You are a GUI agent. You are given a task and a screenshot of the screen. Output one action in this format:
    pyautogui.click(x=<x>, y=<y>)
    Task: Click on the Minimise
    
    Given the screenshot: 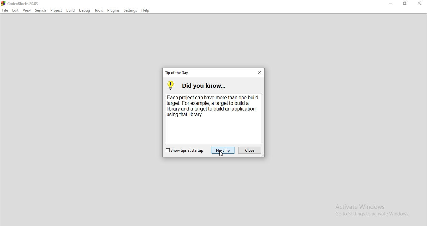 What is the action you would take?
    pyautogui.click(x=390, y=3)
    